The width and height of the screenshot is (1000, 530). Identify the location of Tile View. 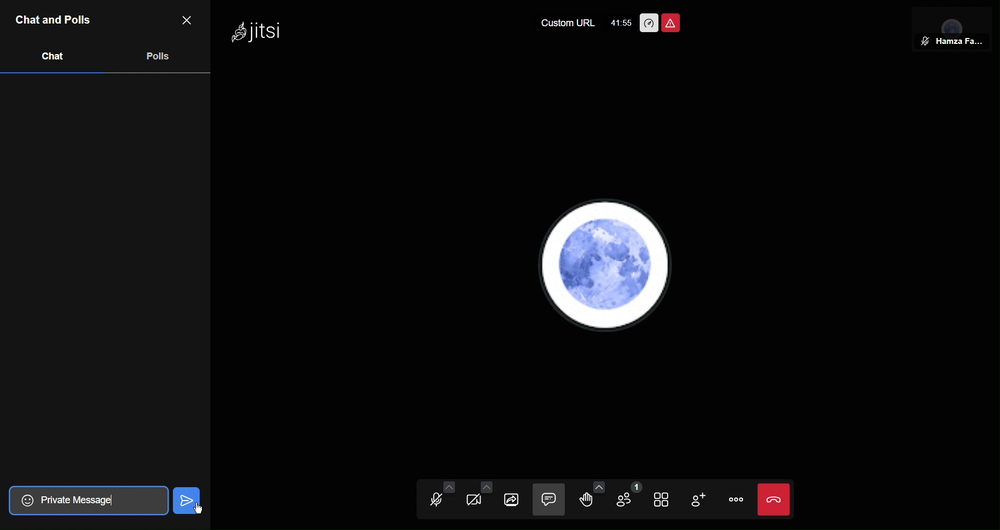
(667, 497).